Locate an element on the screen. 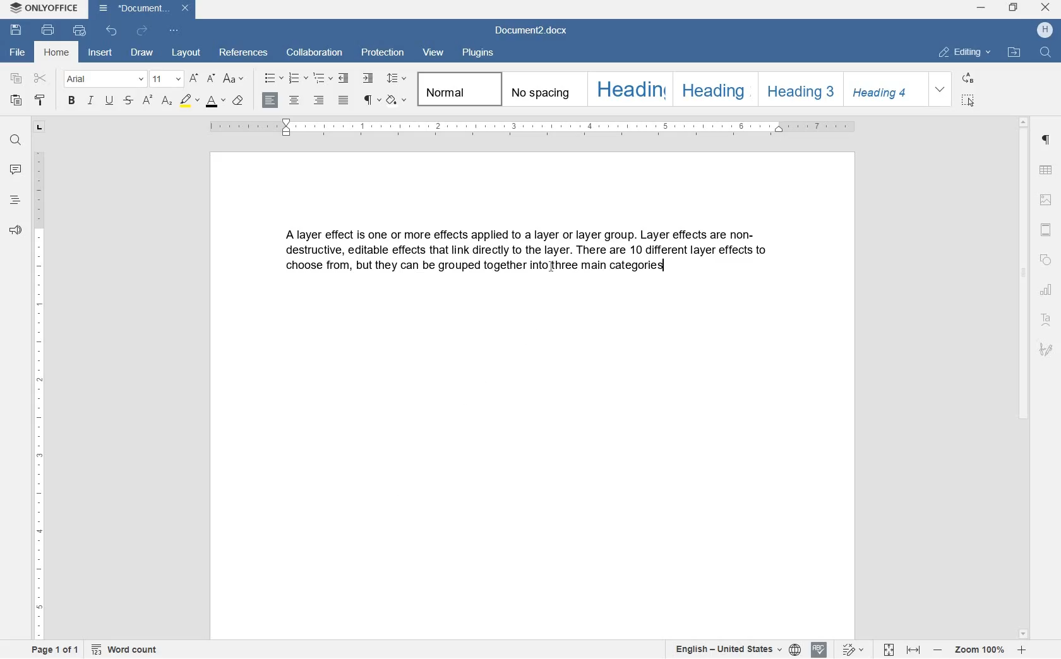 The height and width of the screenshot is (659, 1061). references is located at coordinates (245, 54).